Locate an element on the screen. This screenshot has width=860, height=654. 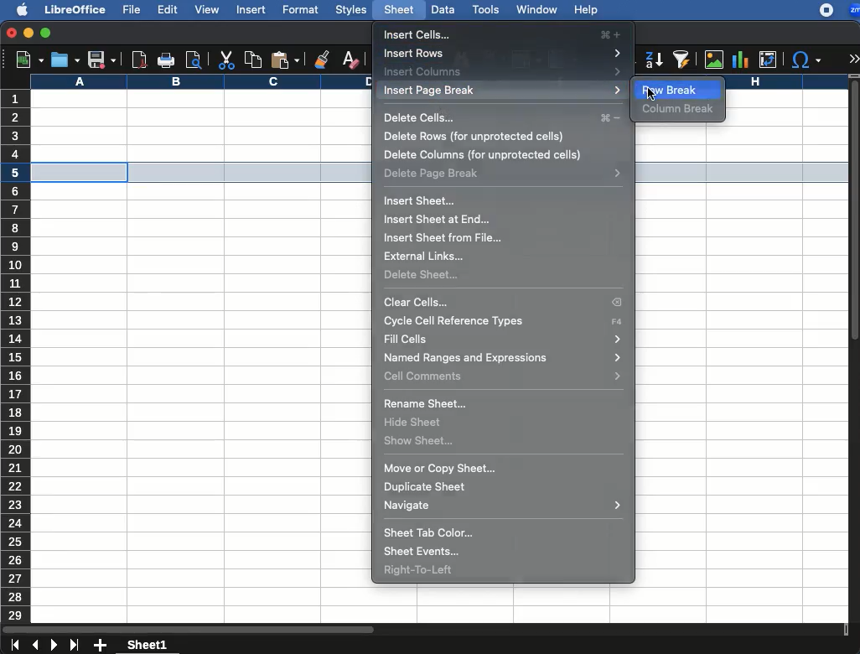
expand is located at coordinates (854, 55).